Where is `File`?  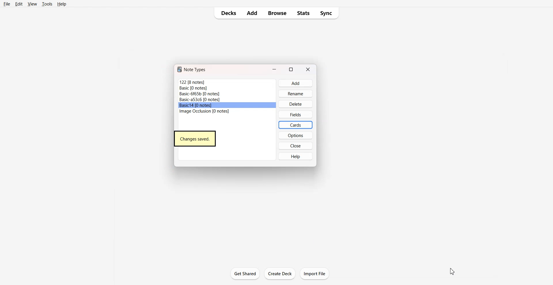 File is located at coordinates (227, 88).